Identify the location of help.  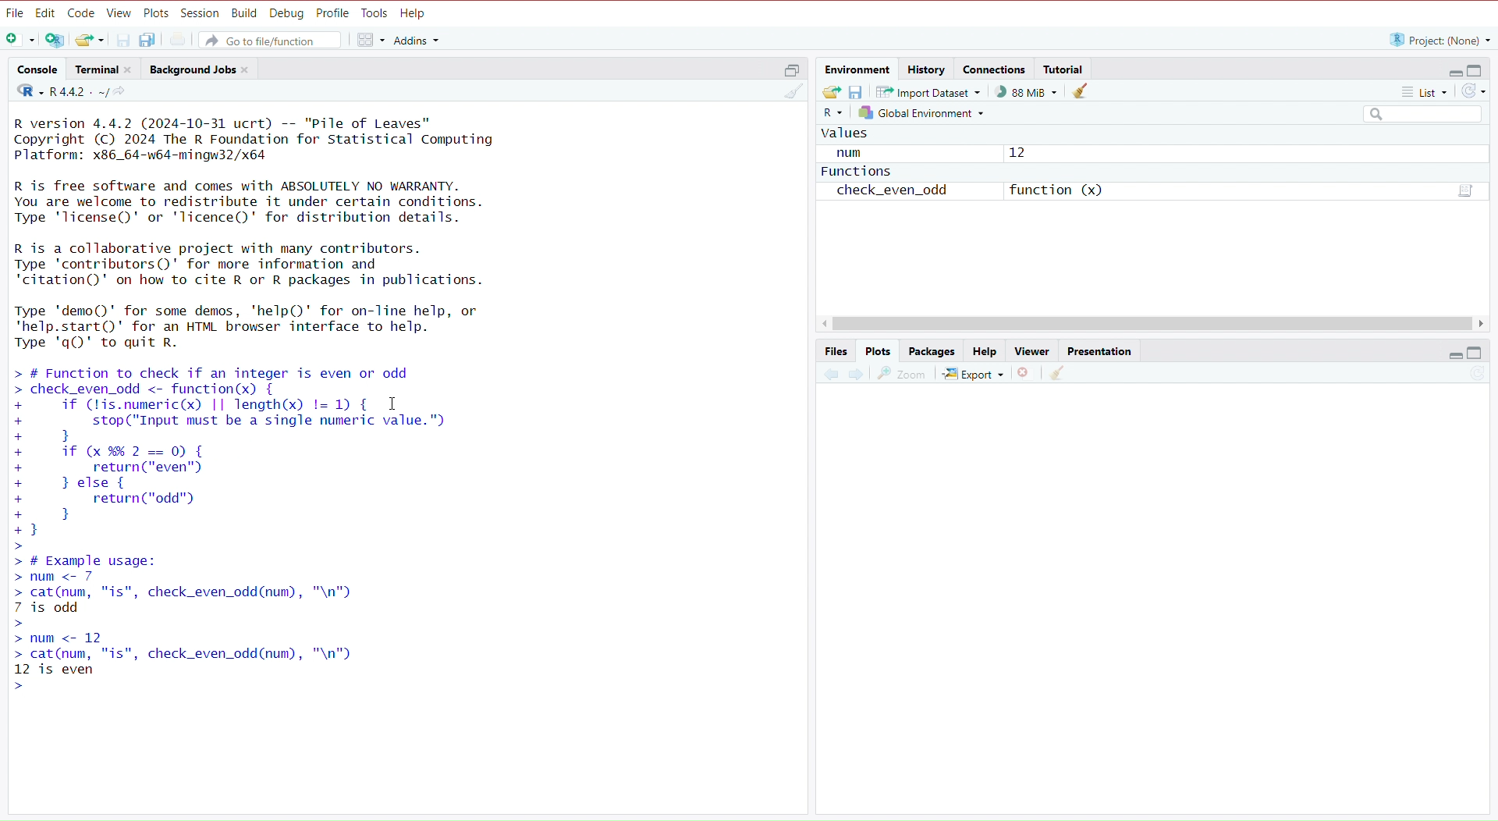
(982, 352).